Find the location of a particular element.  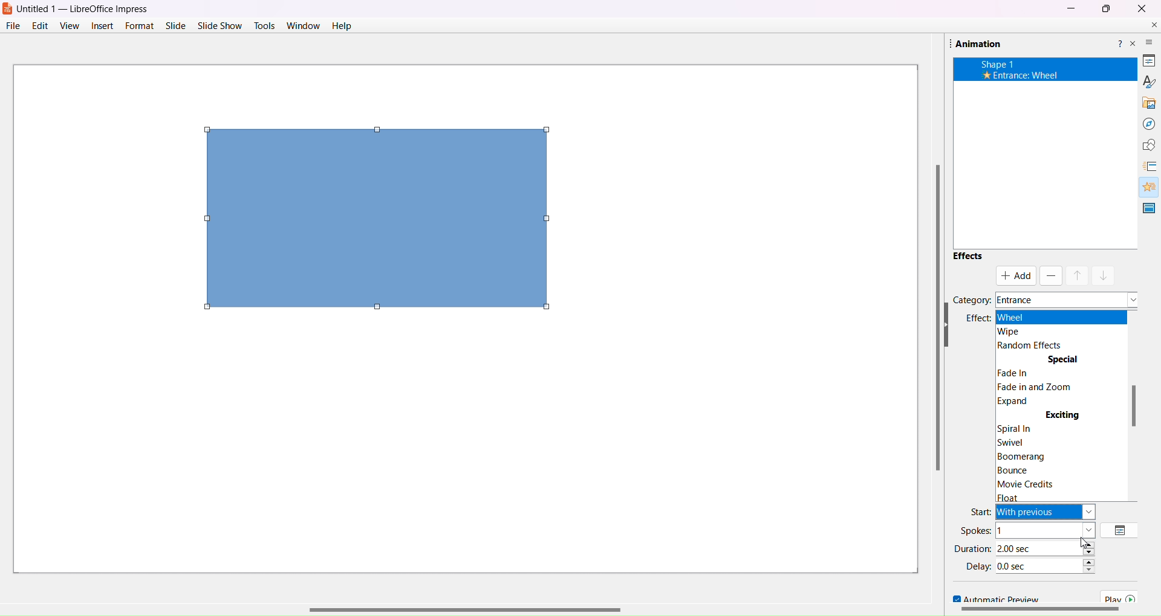

Slide is located at coordinates (175, 25).